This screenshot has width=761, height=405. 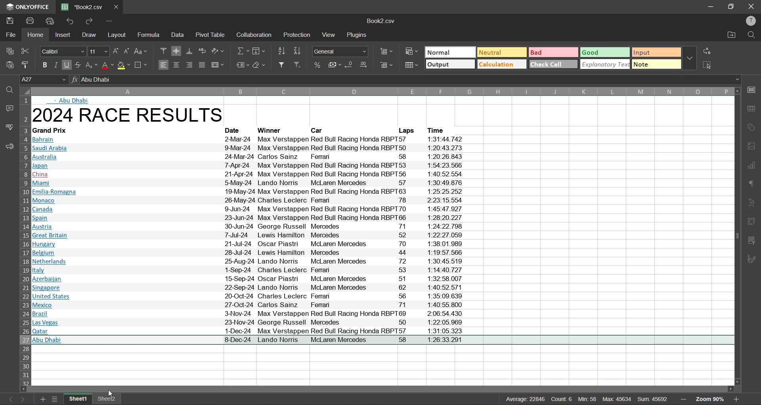 I want to click on close tab, so click(x=115, y=6).